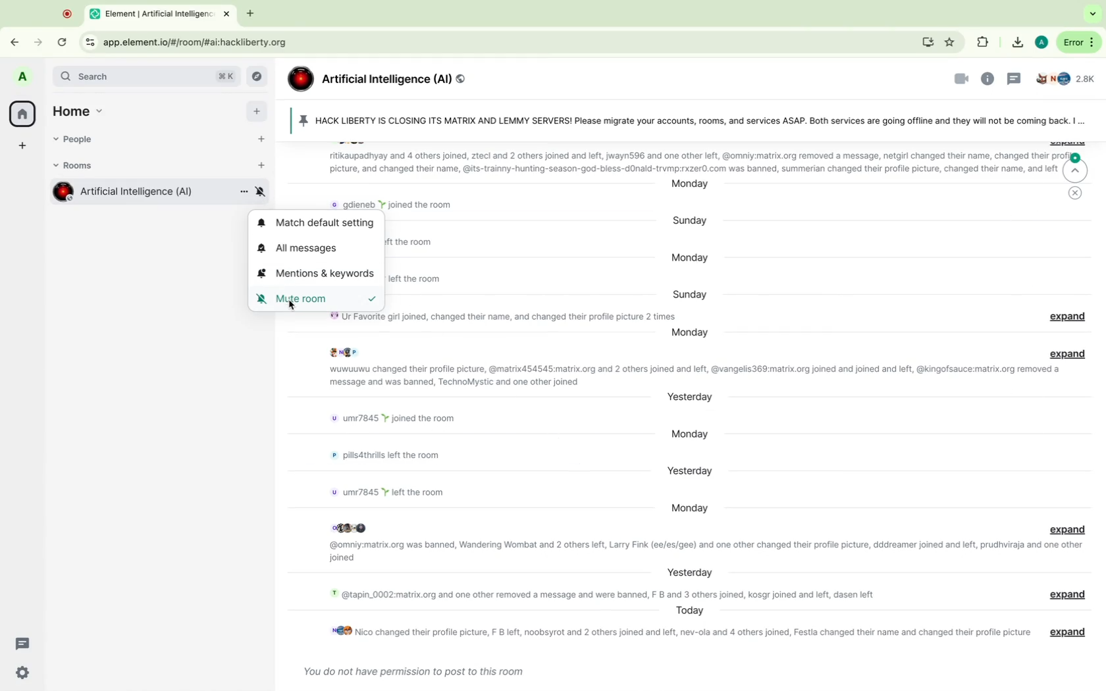  Describe the element at coordinates (395, 206) in the screenshot. I see `message` at that location.